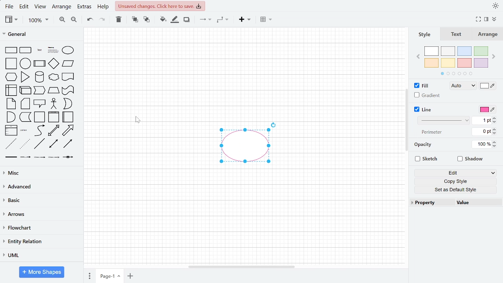 This screenshot has height=283, width=503. Describe the element at coordinates (11, 50) in the screenshot. I see `rectangle` at that location.